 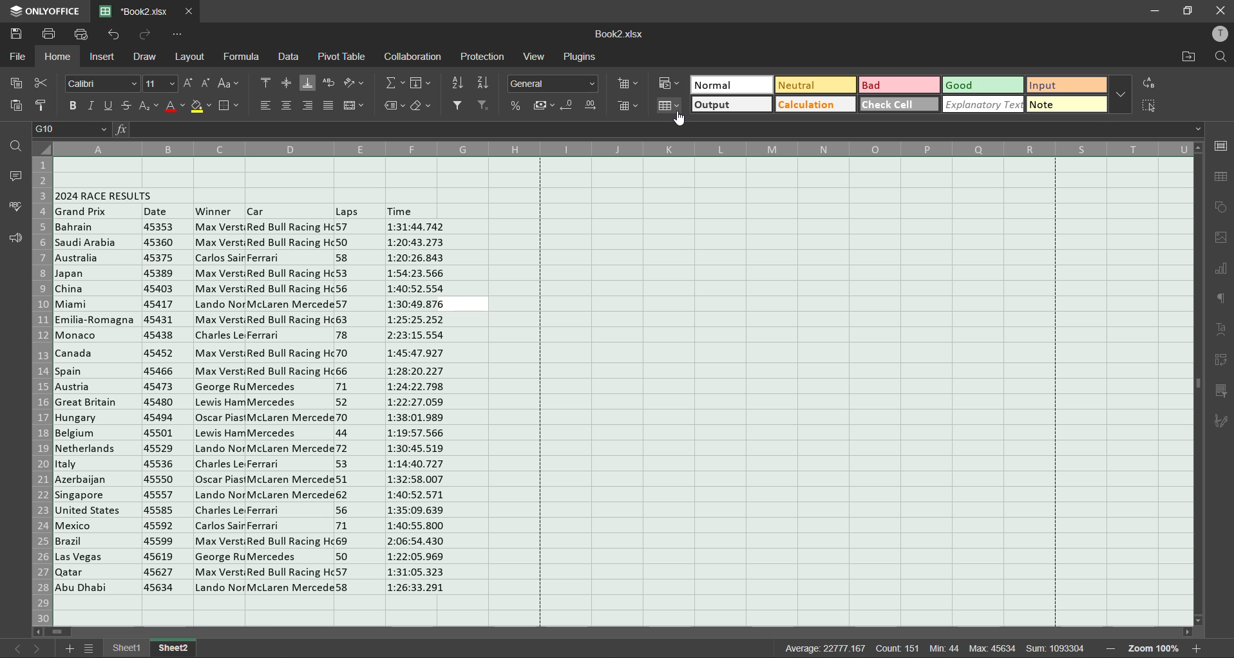 I want to click on table, so click(x=1219, y=180).